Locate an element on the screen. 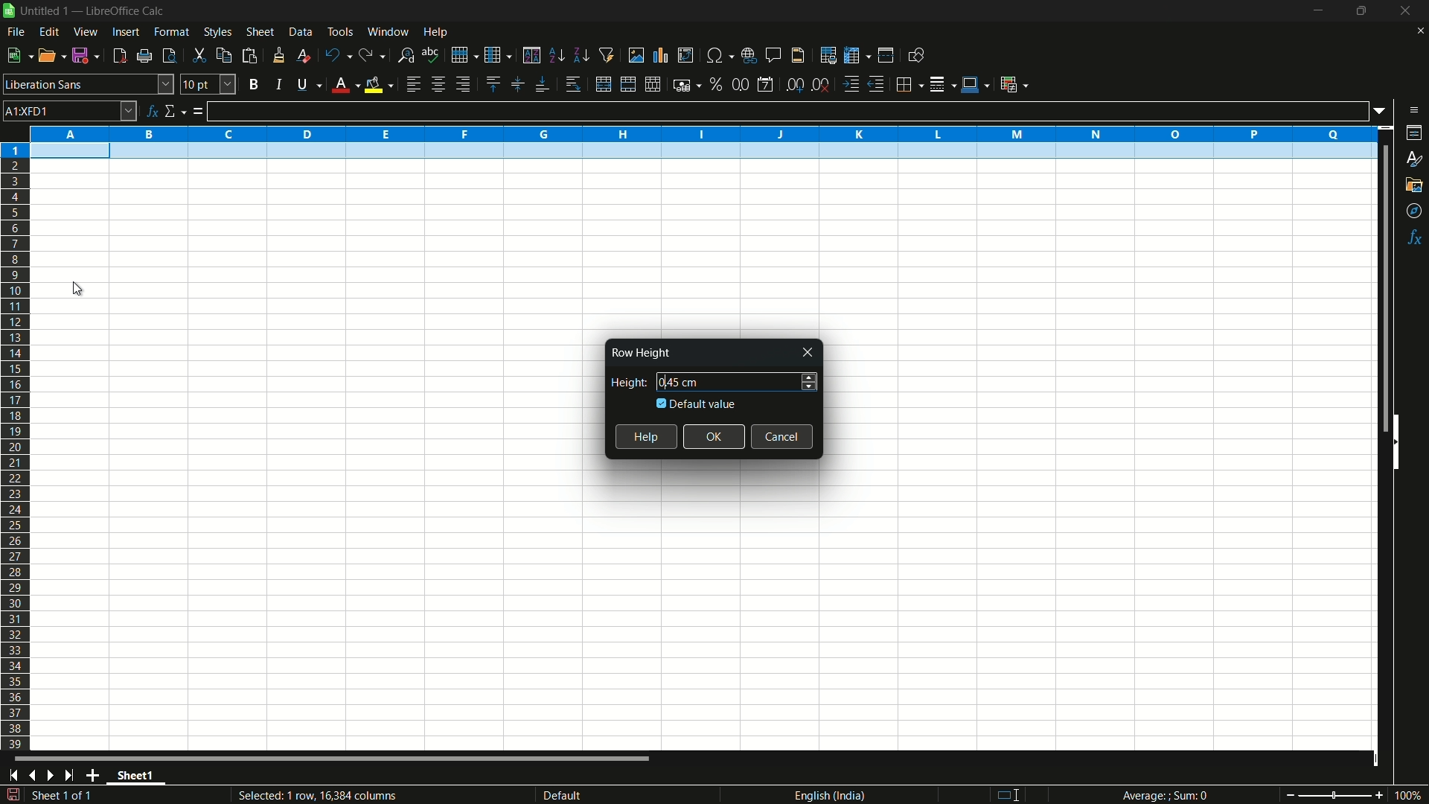 The height and width of the screenshot is (804, 1429). sheet menu is located at coordinates (260, 32).